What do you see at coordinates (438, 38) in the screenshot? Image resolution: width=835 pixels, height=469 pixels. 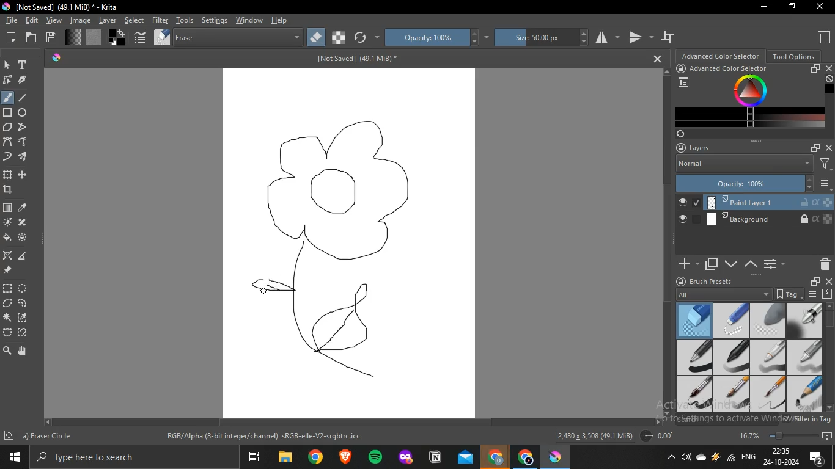 I see `opacity` at bounding box center [438, 38].